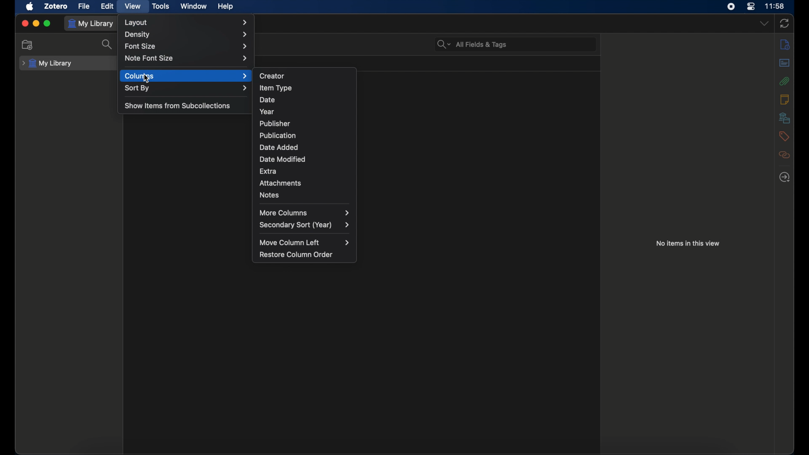  What do you see at coordinates (689, 244) in the screenshot?
I see `no items in this view` at bounding box center [689, 244].